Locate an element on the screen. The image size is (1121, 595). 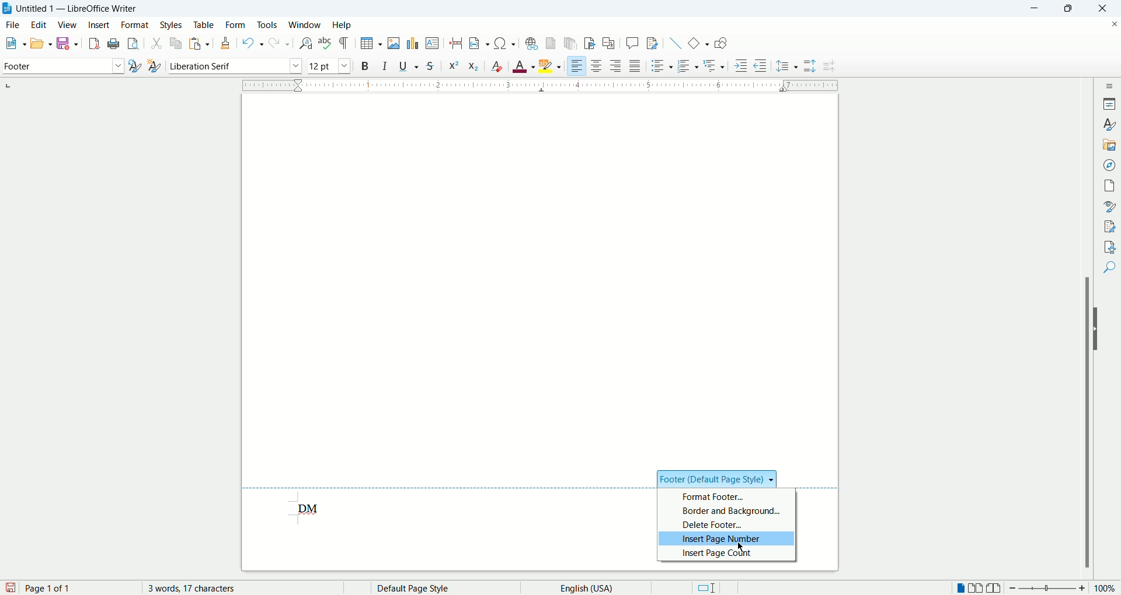
show draw functions is located at coordinates (720, 44).